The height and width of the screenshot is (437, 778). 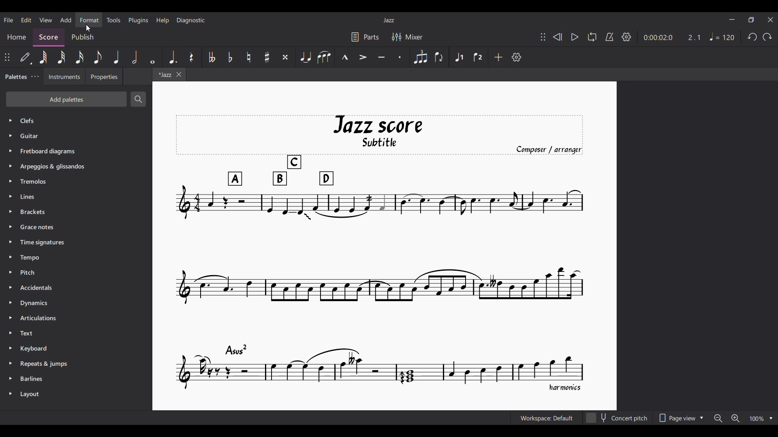 I want to click on Voice 2, so click(x=478, y=57).